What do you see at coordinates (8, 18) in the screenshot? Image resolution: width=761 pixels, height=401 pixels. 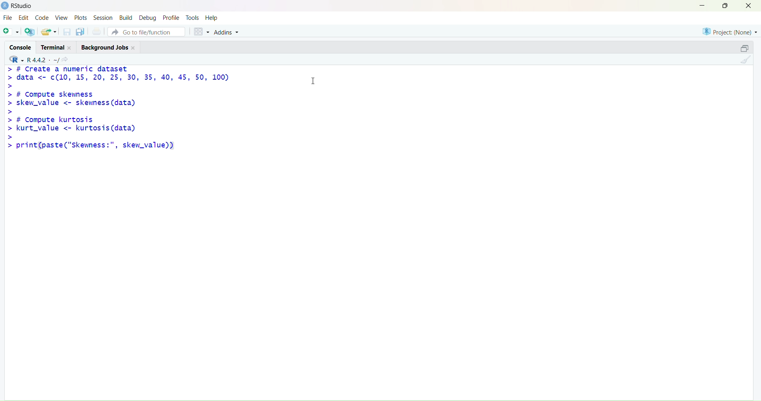 I see `File` at bounding box center [8, 18].